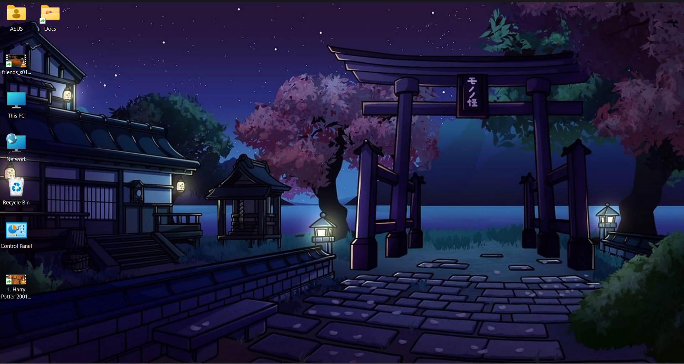  Describe the element at coordinates (20, 193) in the screenshot. I see `|}
Recycle Bin` at that location.